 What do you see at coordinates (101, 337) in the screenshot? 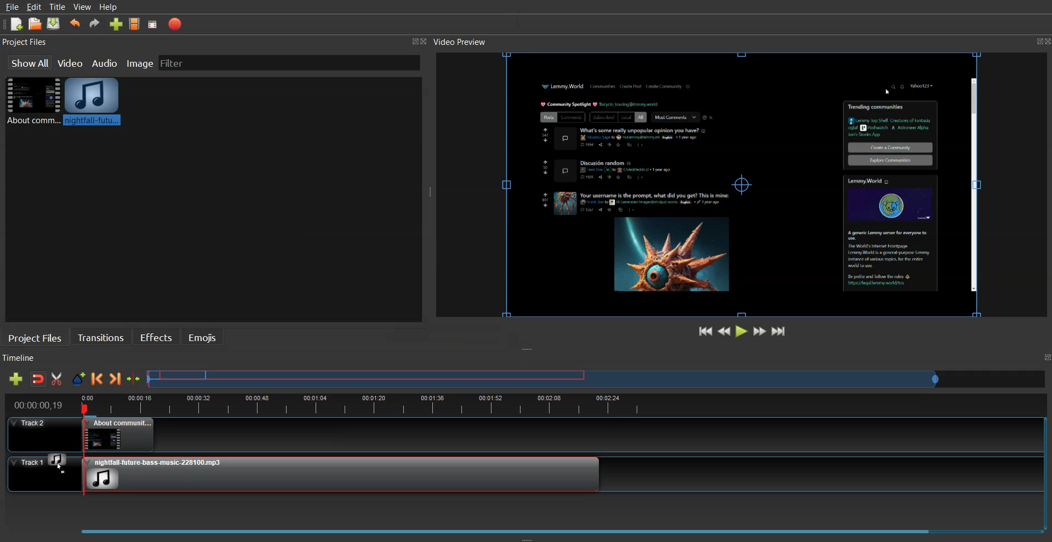
I see `Transition` at bounding box center [101, 337].